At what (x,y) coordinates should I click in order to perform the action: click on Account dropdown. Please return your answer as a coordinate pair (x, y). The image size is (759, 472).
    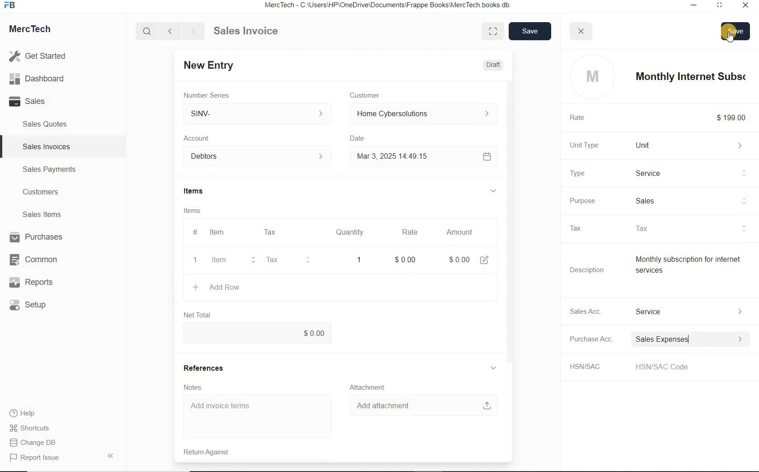
    Looking at the image, I should click on (258, 157).